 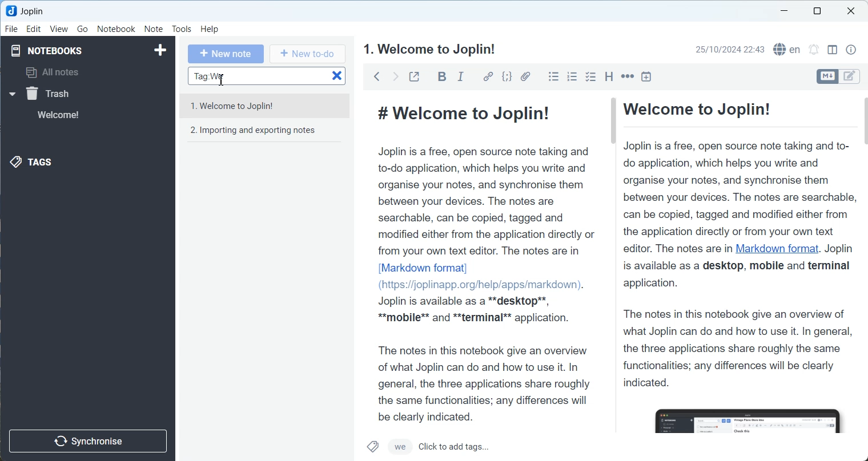 I want to click on Horizontal Rule, so click(x=628, y=76).